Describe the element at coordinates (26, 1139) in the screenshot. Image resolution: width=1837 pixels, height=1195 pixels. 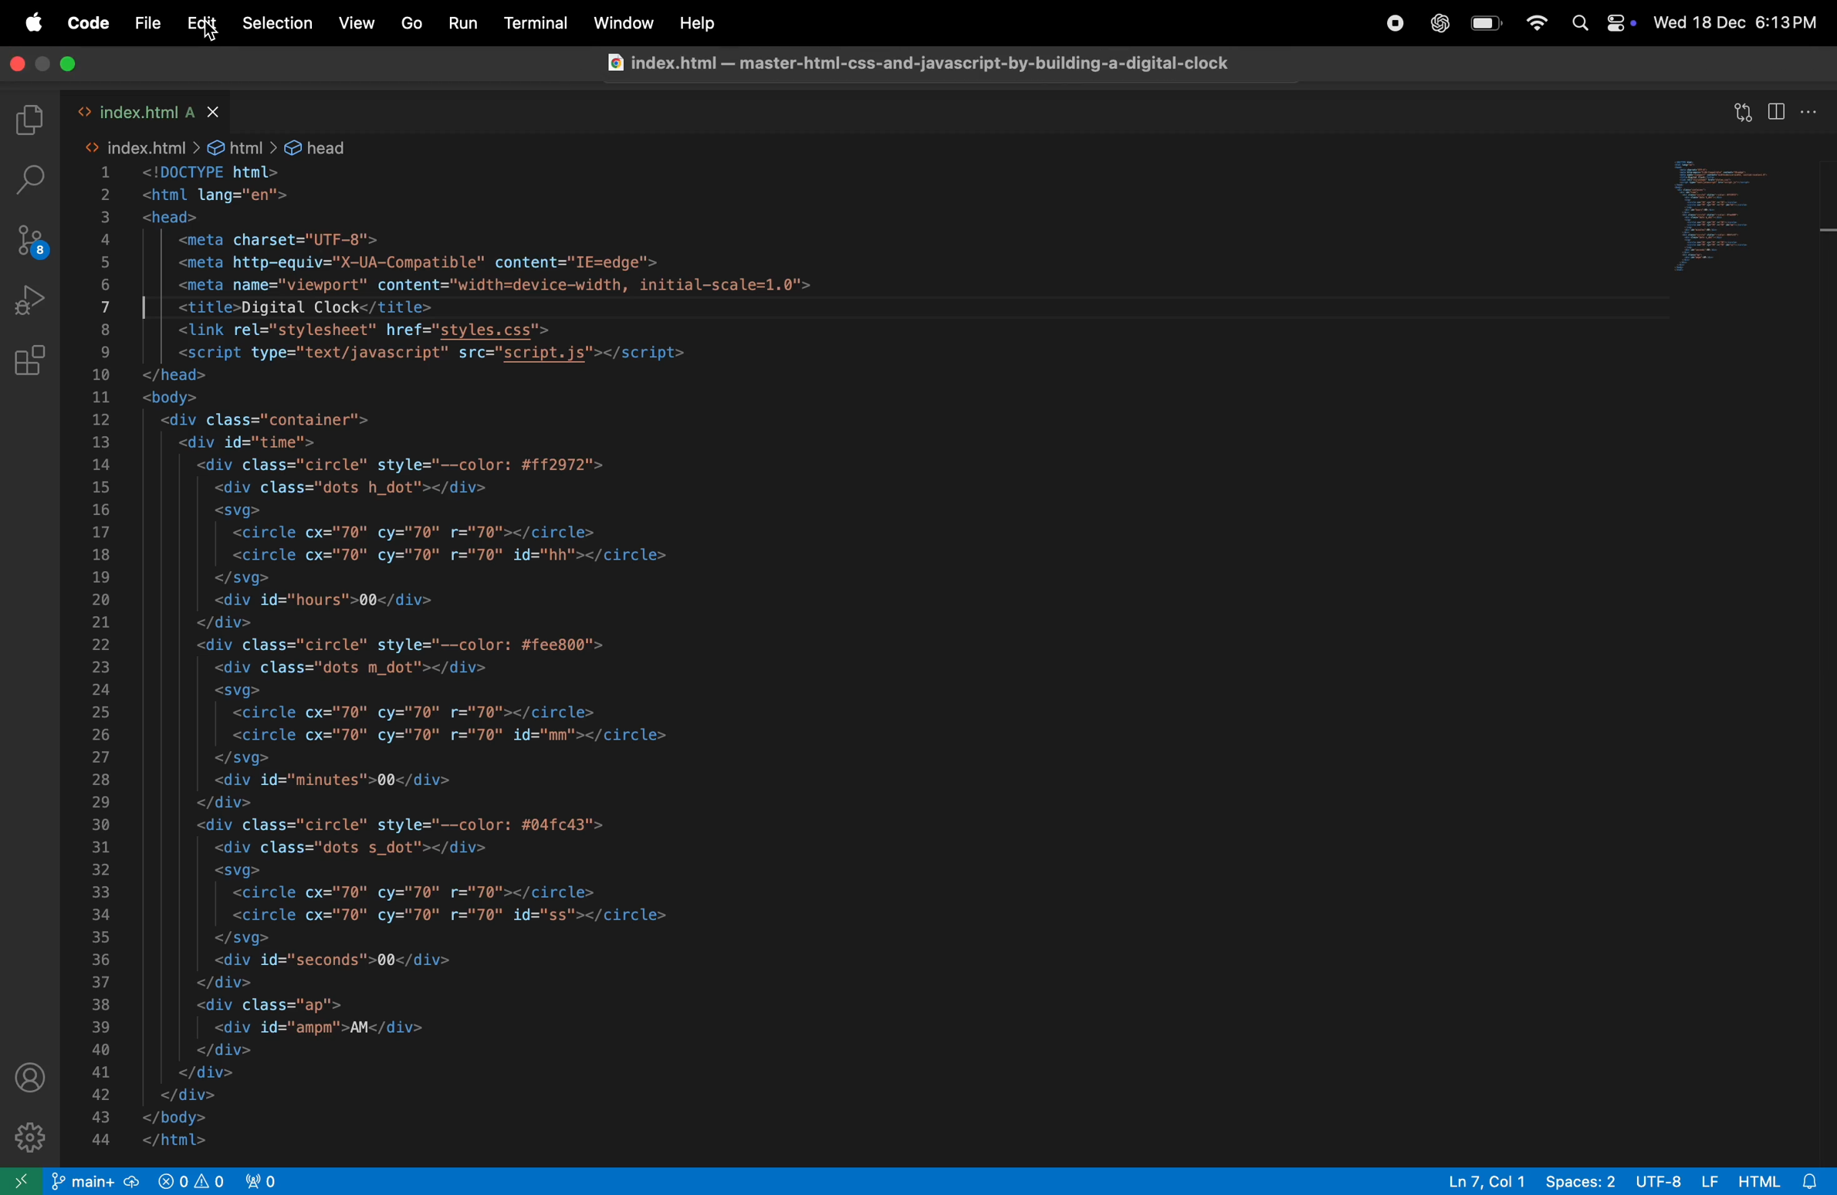
I see `settings` at that location.